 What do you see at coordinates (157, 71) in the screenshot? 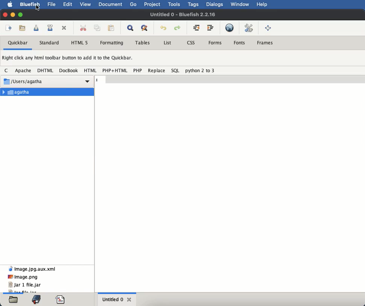
I see `replace` at bounding box center [157, 71].